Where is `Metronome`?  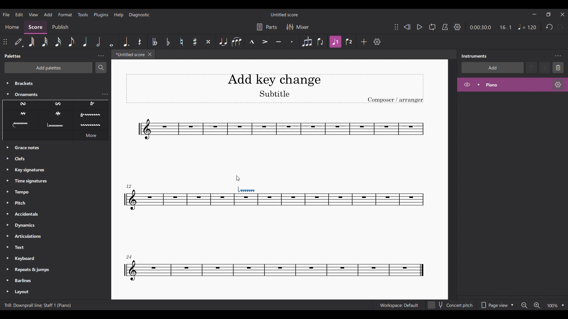 Metronome is located at coordinates (445, 27).